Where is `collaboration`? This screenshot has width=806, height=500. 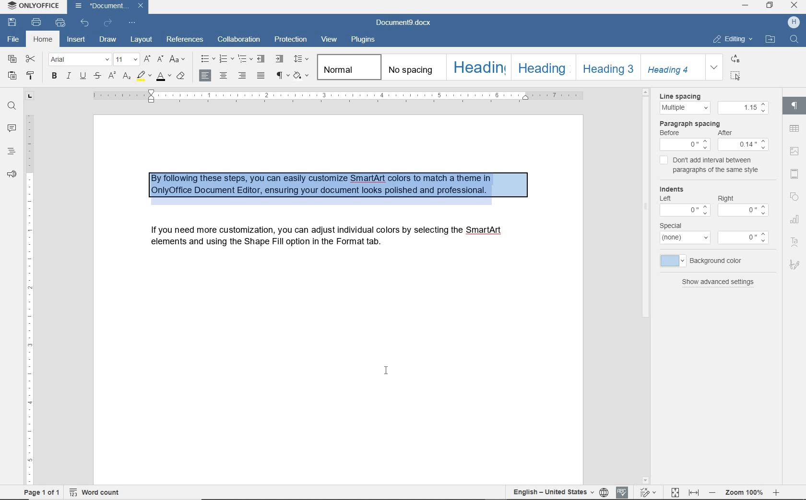 collaboration is located at coordinates (240, 40).